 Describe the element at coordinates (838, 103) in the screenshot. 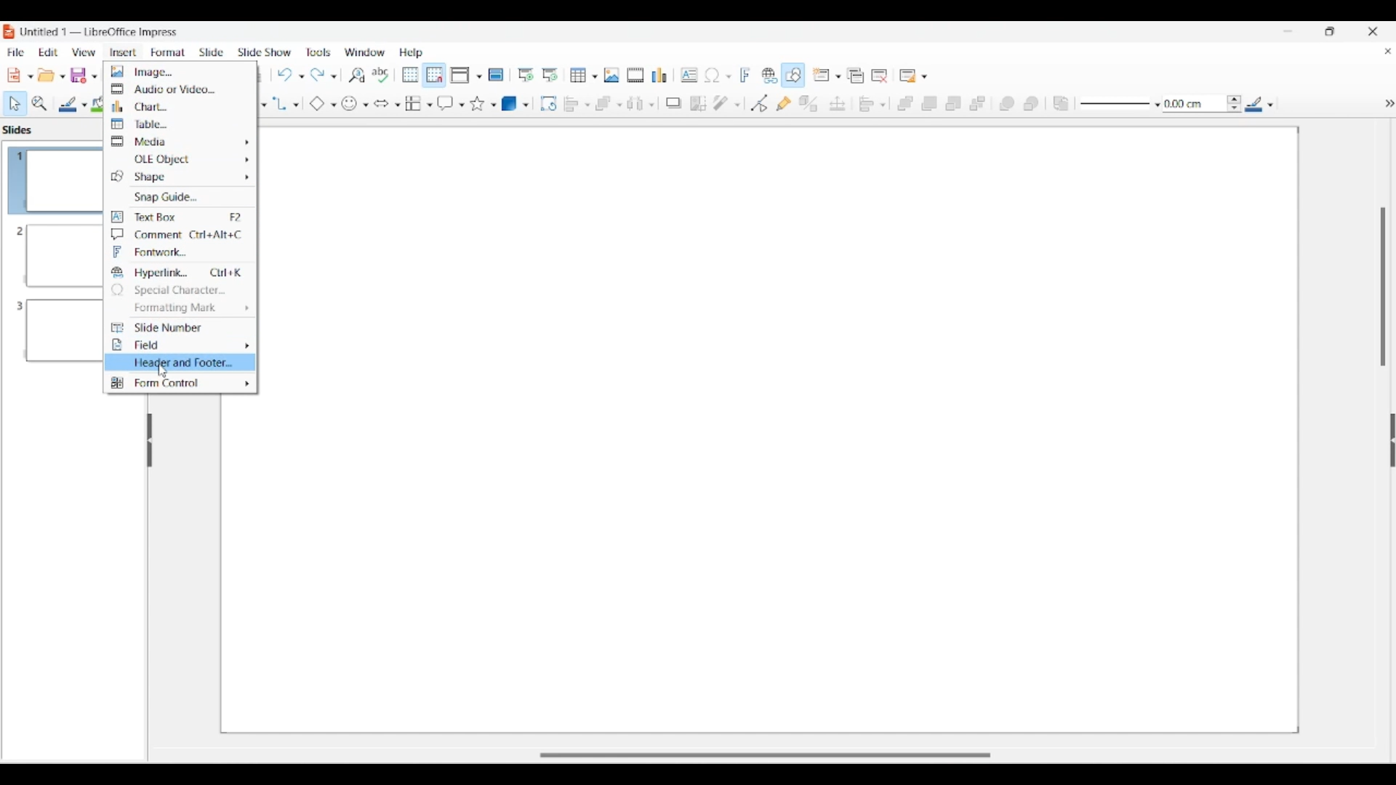

I see `Position and size` at that location.